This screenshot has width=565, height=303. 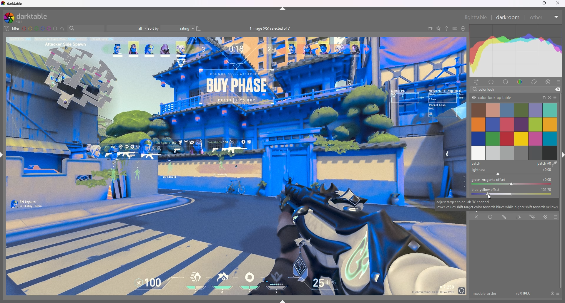 What do you see at coordinates (430, 28) in the screenshot?
I see `collapse grouped images` at bounding box center [430, 28].